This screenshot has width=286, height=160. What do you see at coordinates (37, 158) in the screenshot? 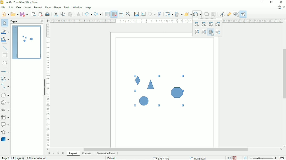
I see `4 shapes selected` at bounding box center [37, 158].